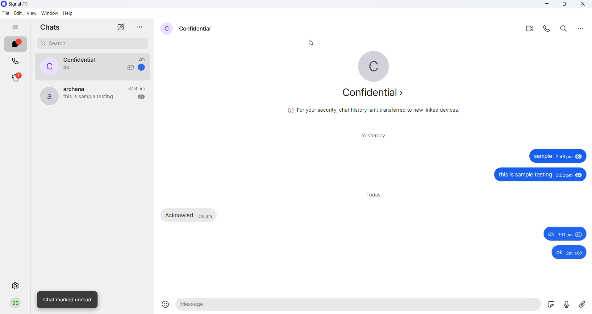 This screenshot has width=592, height=314. Describe the element at coordinates (47, 95) in the screenshot. I see `profile picture` at that location.